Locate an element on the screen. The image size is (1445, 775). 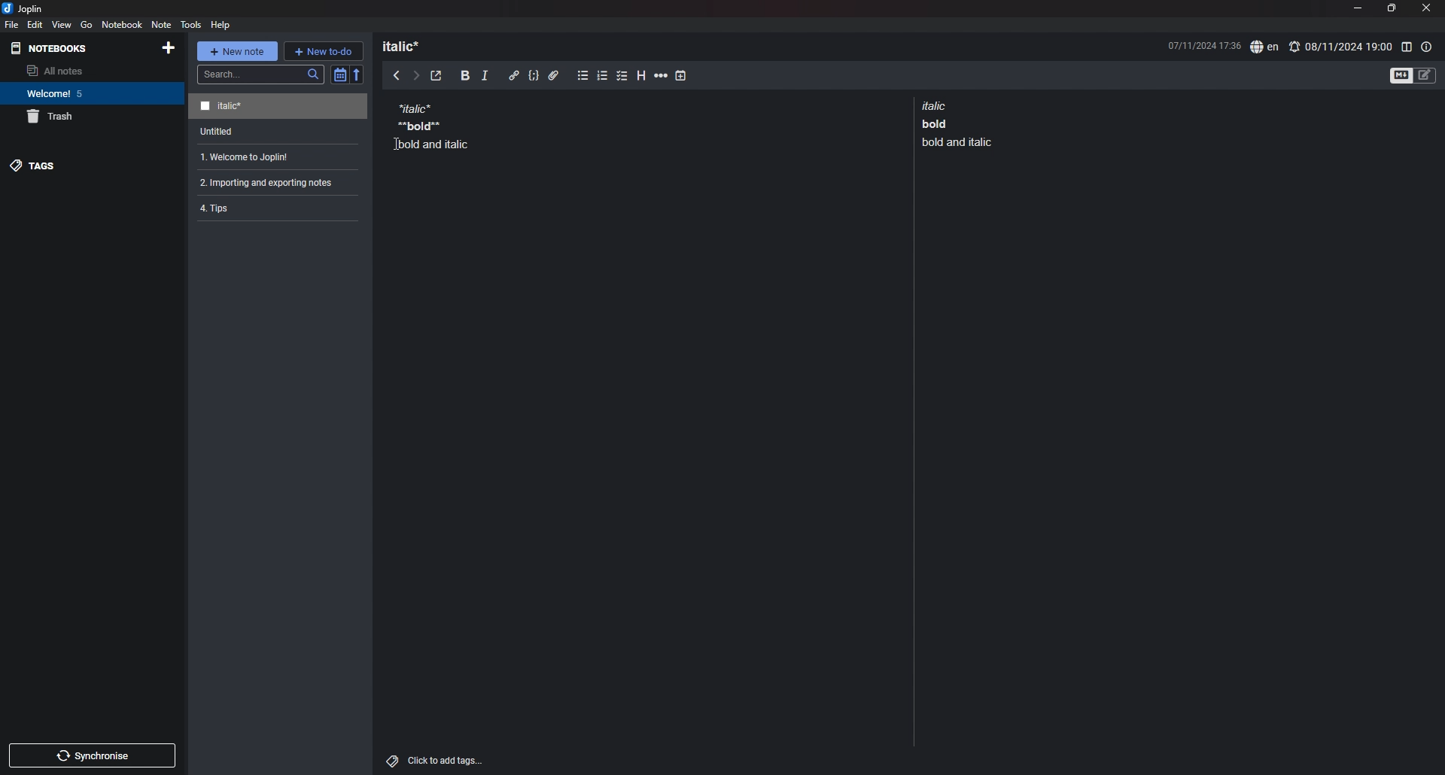
new todo is located at coordinates (323, 50).